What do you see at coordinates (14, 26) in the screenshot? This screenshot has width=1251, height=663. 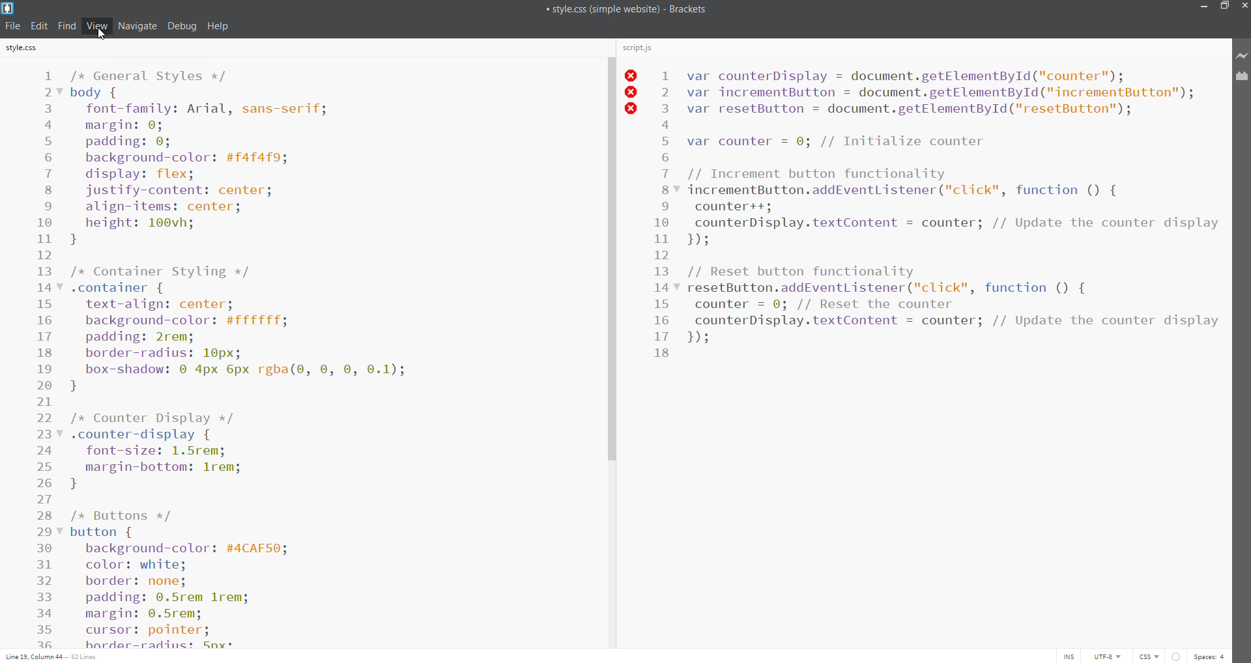 I see `file` at bounding box center [14, 26].